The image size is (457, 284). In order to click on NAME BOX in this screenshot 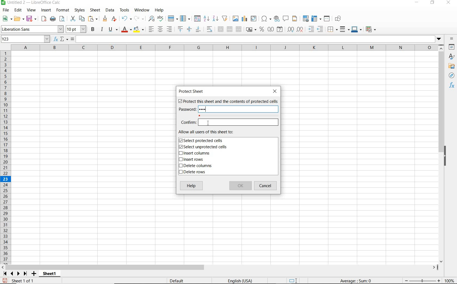, I will do `click(26, 39)`.